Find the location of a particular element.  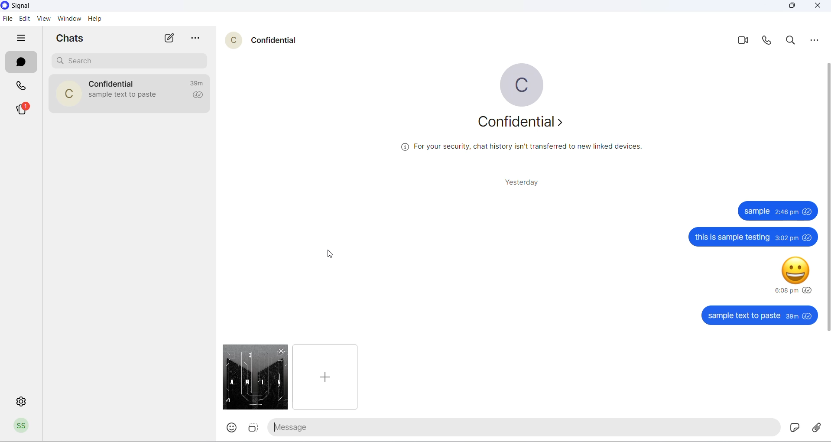

profile picture is located at coordinates (65, 94).